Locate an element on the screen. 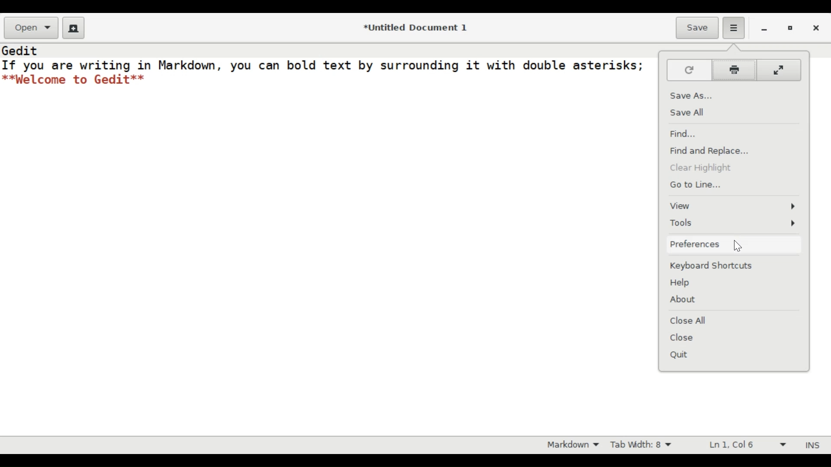 This screenshot has height=467, width=831. Find and Replace is located at coordinates (710, 150).